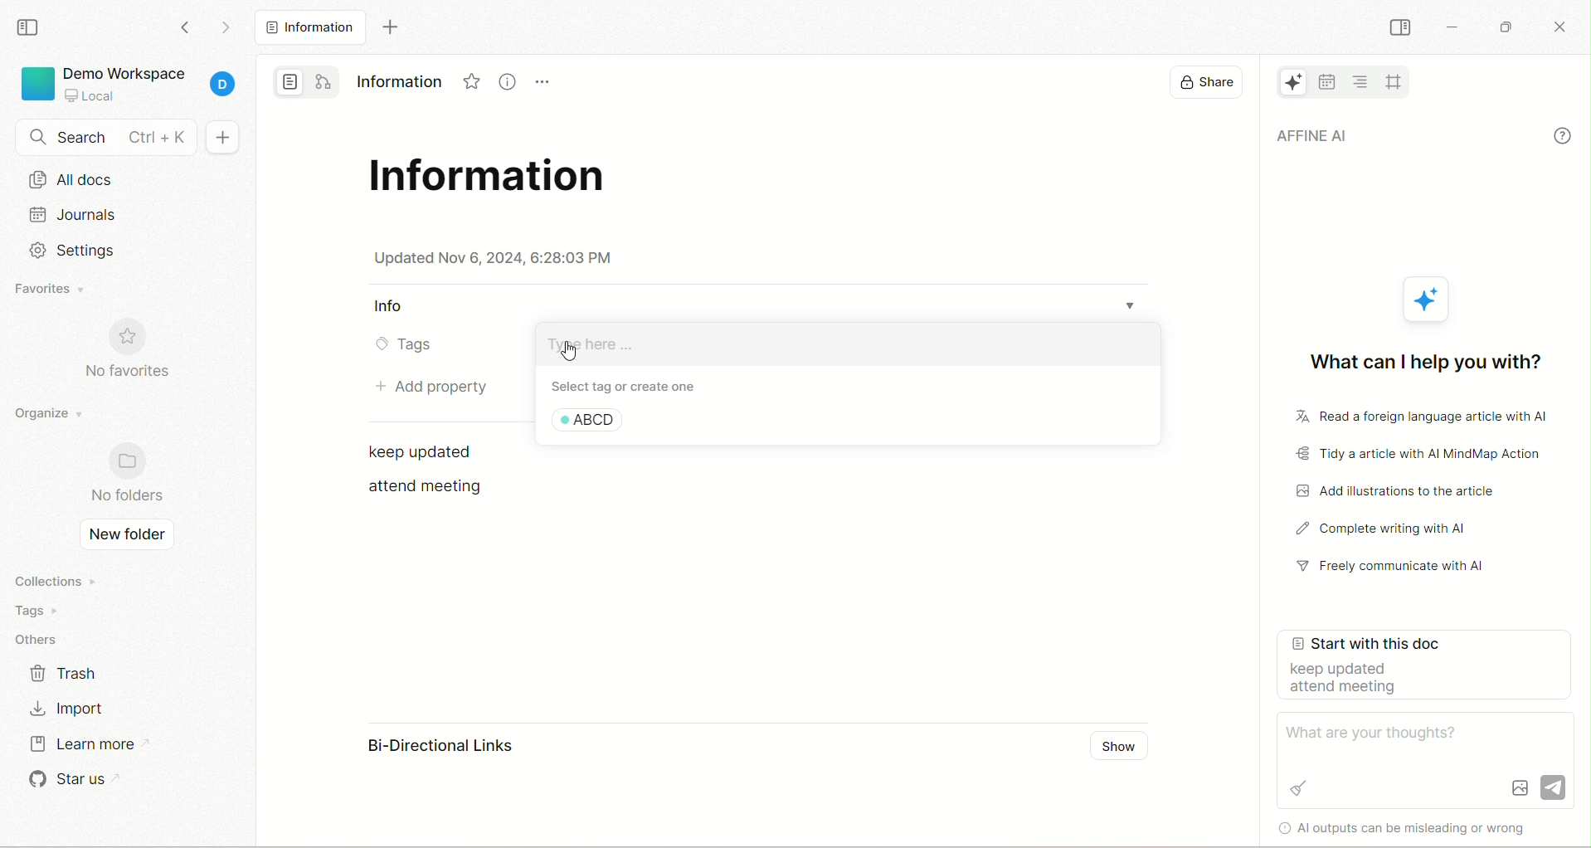  I want to click on no favorites, so click(132, 350).